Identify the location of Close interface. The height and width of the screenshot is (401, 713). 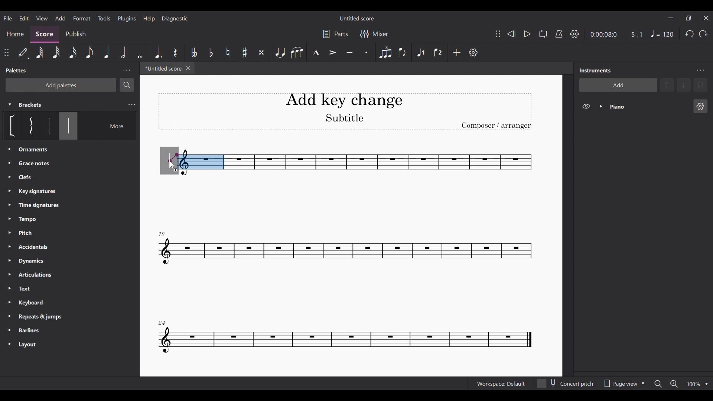
(706, 18).